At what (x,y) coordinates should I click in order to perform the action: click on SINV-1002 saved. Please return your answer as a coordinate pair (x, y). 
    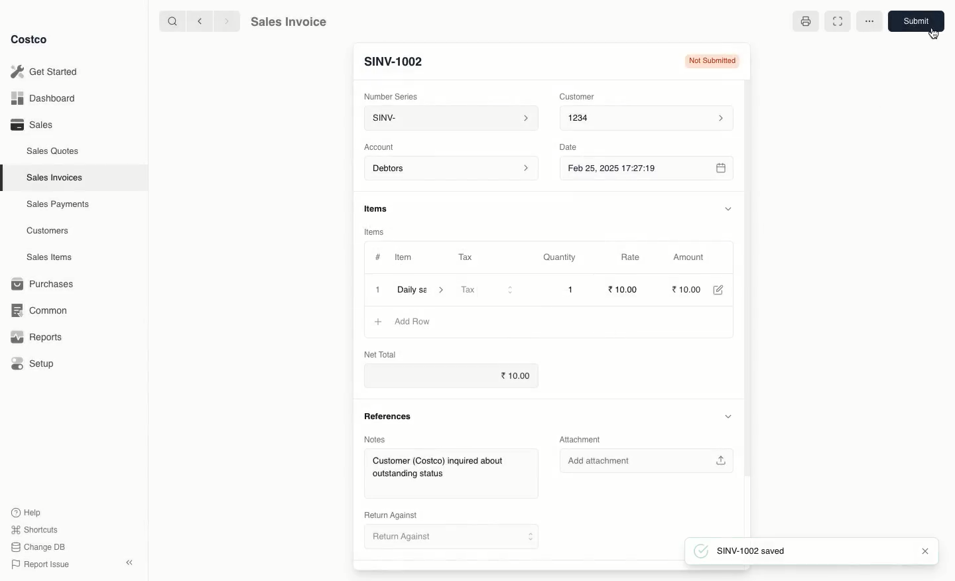
    Looking at the image, I should click on (745, 552).